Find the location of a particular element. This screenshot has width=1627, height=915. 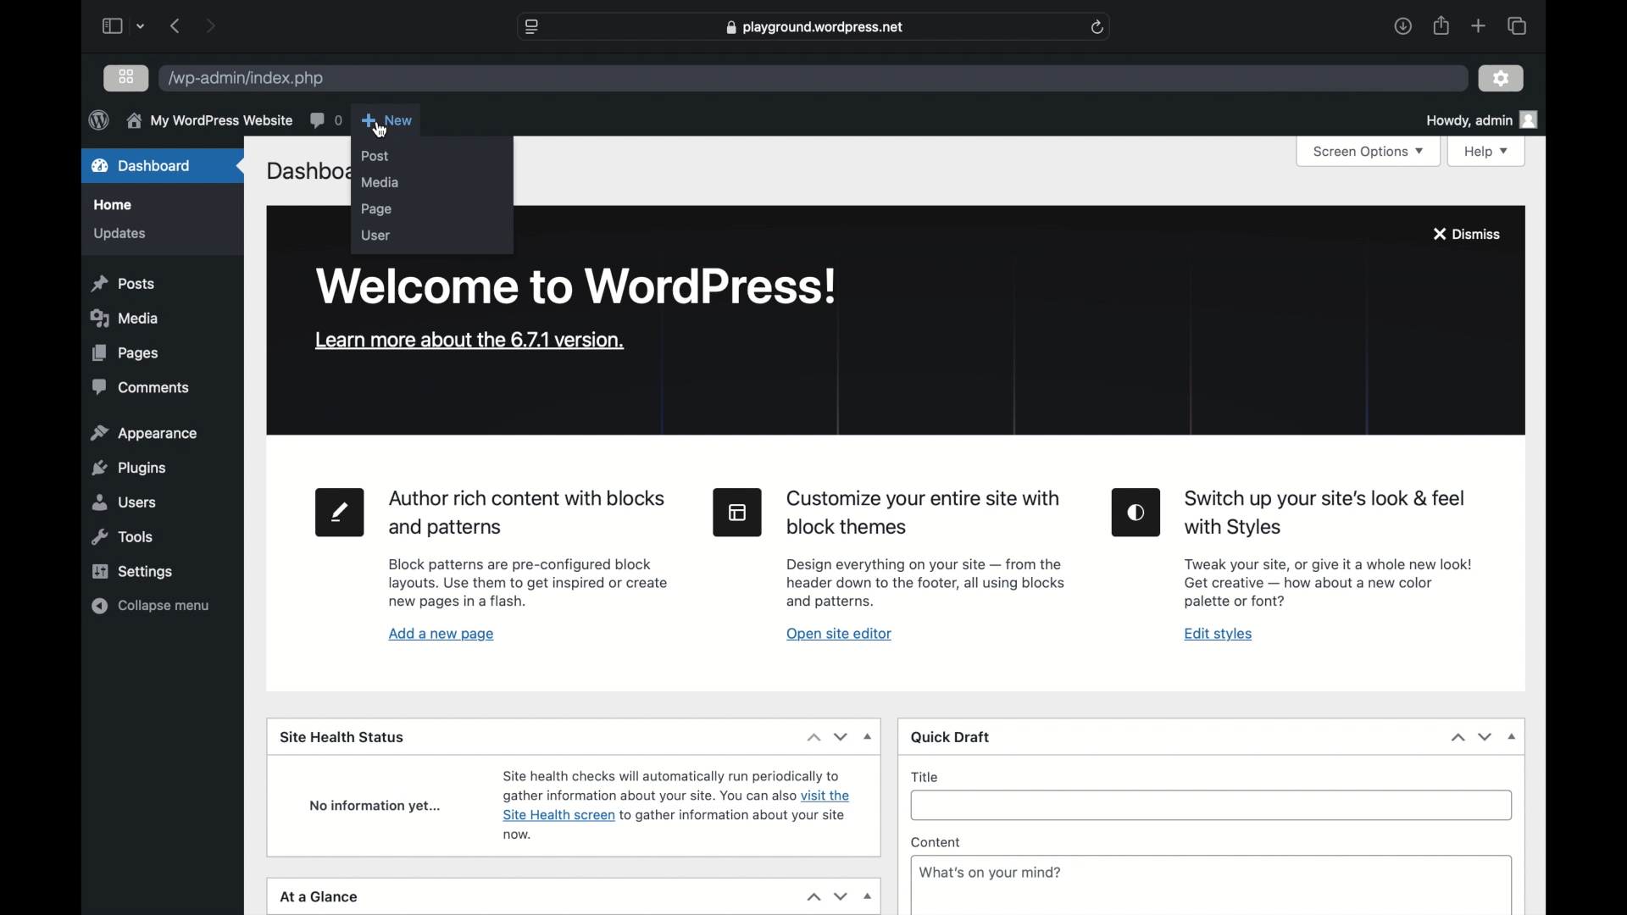

pages is located at coordinates (125, 353).